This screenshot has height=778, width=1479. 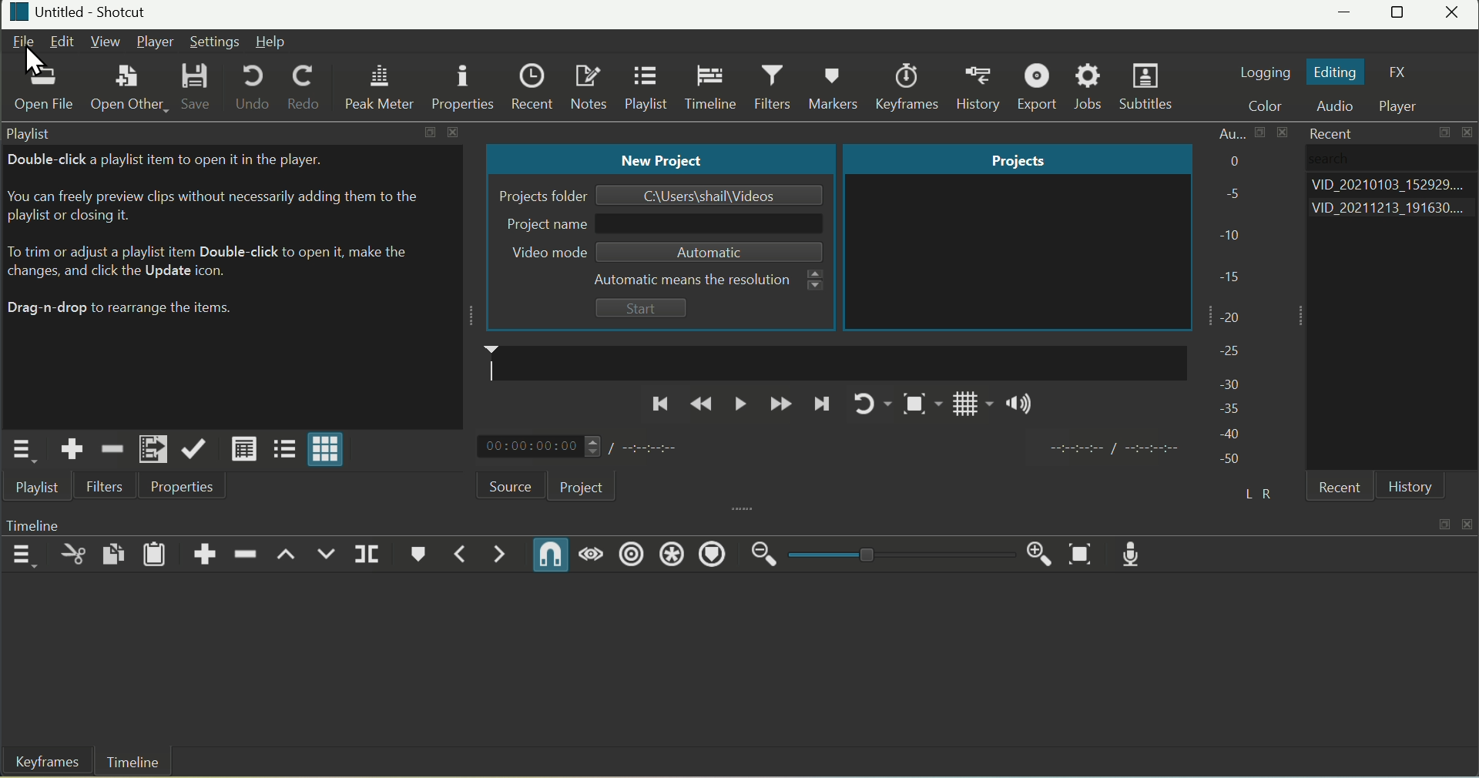 I want to click on Keyframes, so click(x=42, y=763).